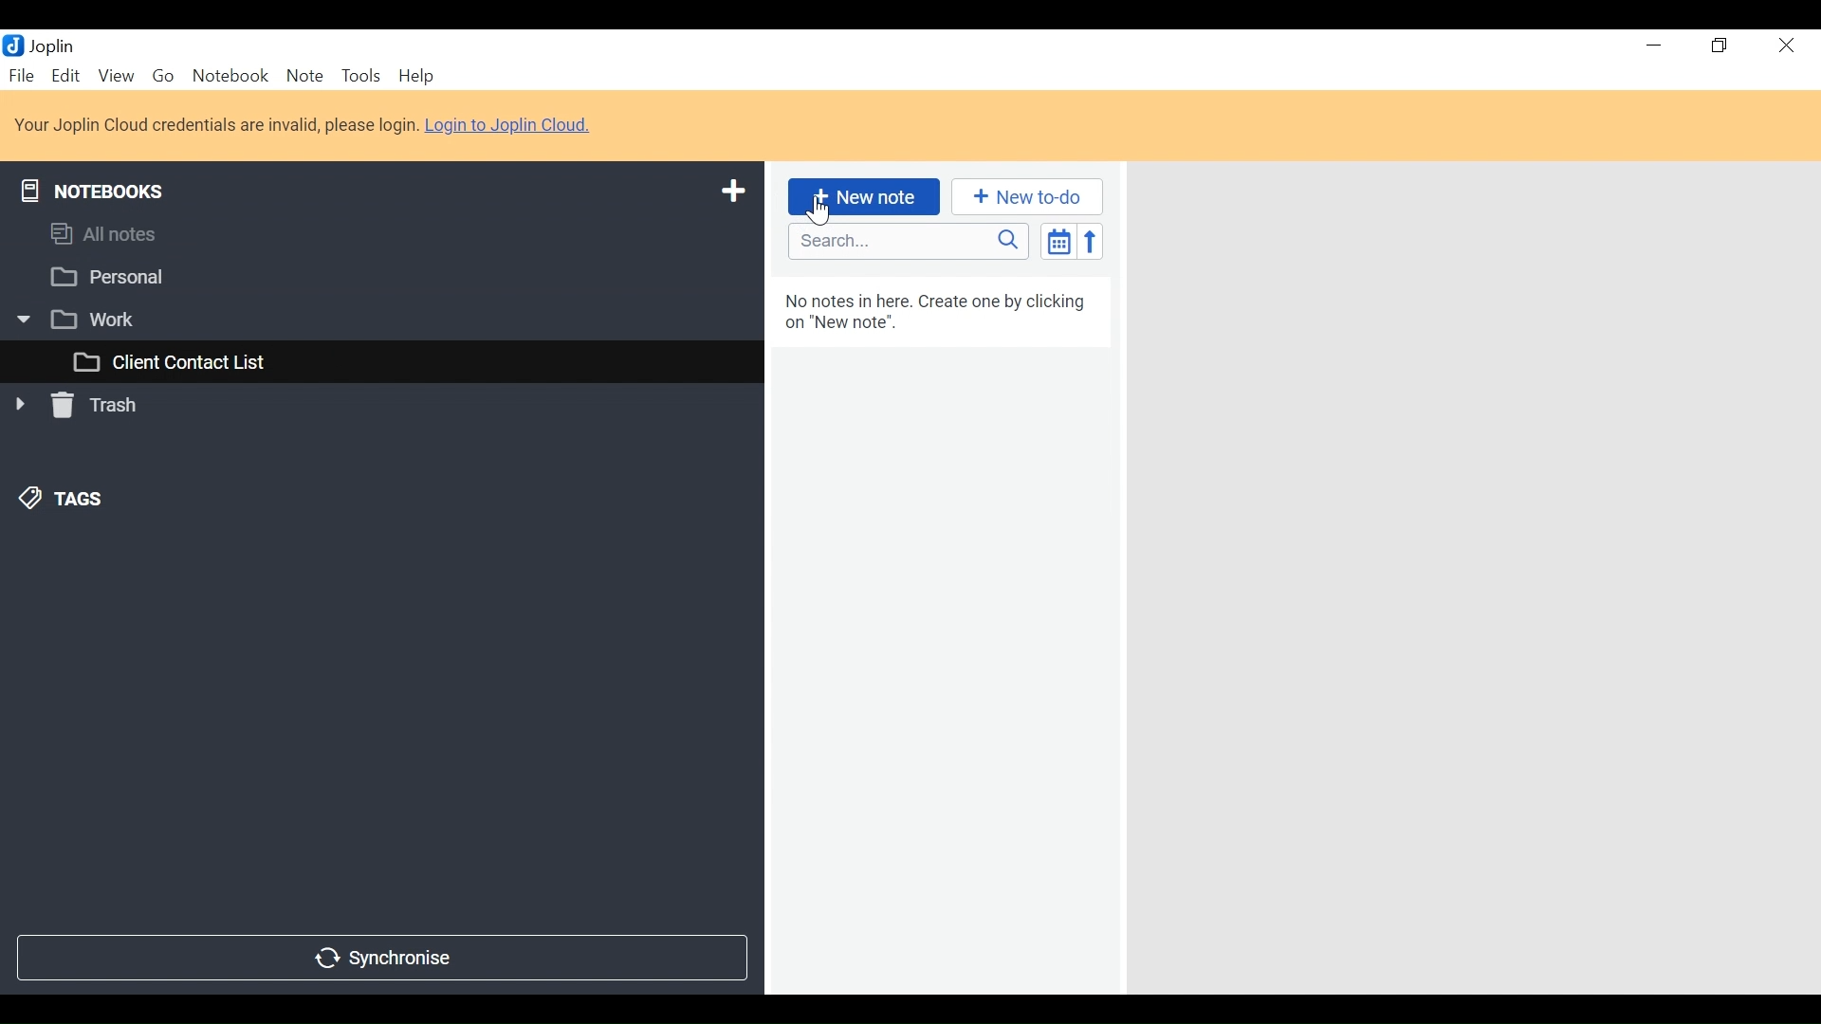 The height and width of the screenshot is (1024, 1821). What do you see at coordinates (380, 363) in the screenshot?
I see `Client Contact List` at bounding box center [380, 363].